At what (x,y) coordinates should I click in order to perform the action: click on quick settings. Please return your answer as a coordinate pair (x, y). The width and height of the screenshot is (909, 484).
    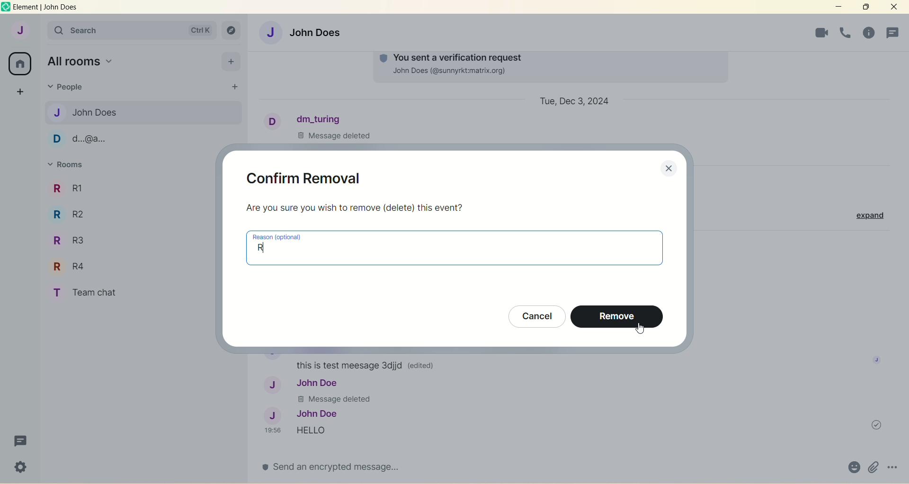
    Looking at the image, I should click on (19, 468).